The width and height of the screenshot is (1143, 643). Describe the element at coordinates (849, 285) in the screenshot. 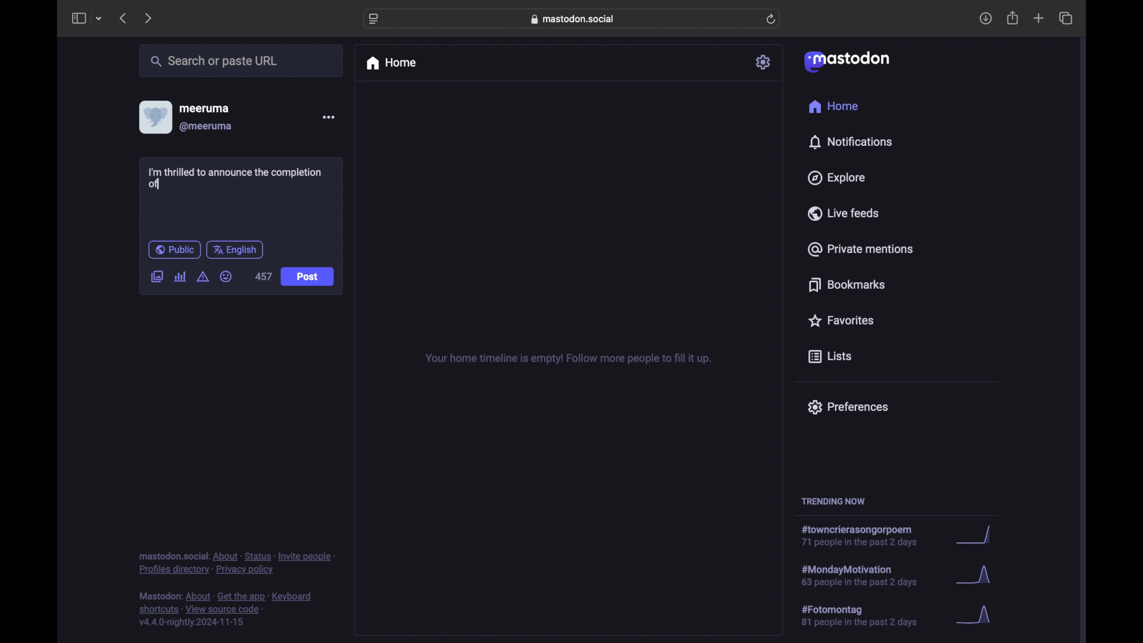

I see `bookmarks` at that location.